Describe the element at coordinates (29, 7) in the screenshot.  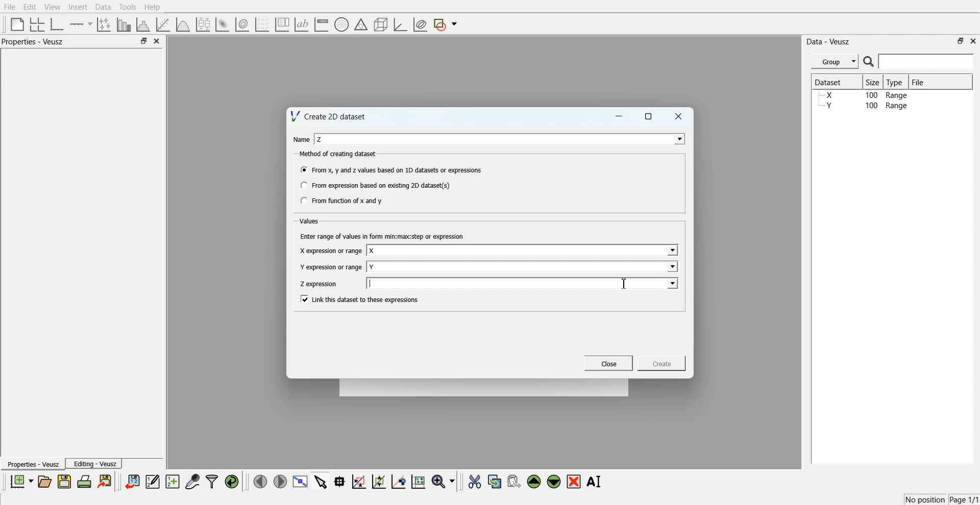
I see `Edit` at that location.